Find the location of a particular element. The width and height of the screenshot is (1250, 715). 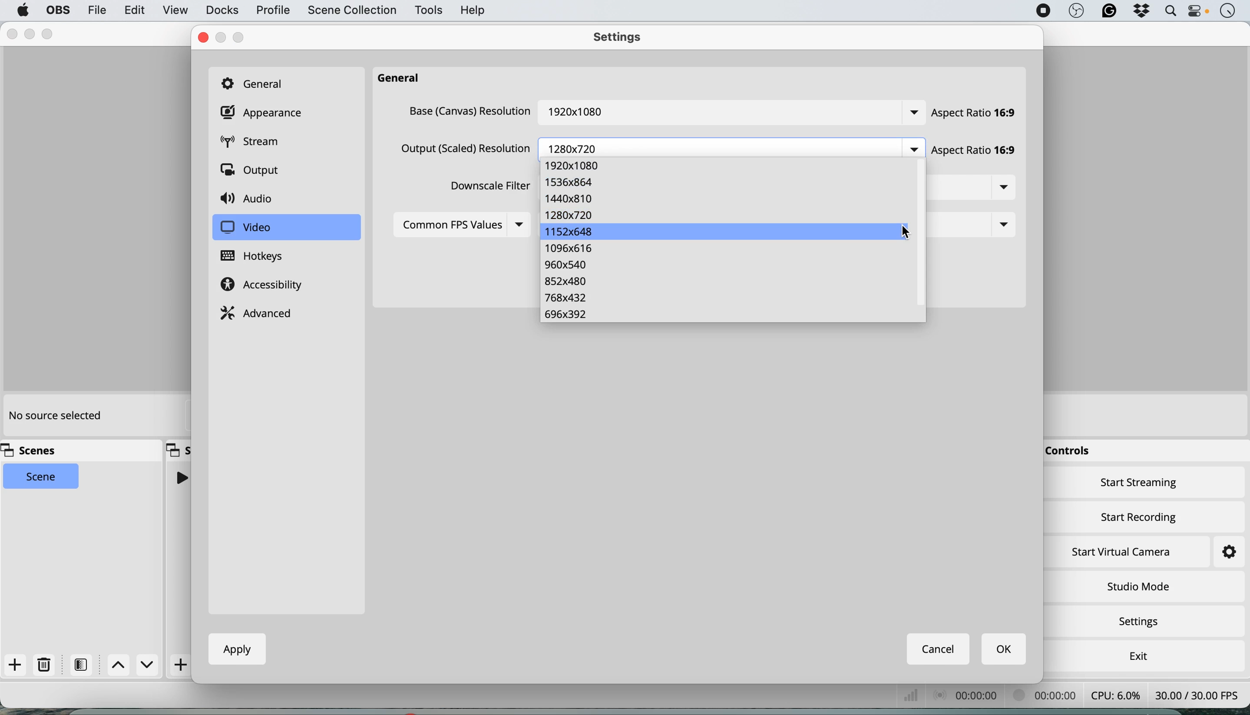

output is located at coordinates (253, 171).